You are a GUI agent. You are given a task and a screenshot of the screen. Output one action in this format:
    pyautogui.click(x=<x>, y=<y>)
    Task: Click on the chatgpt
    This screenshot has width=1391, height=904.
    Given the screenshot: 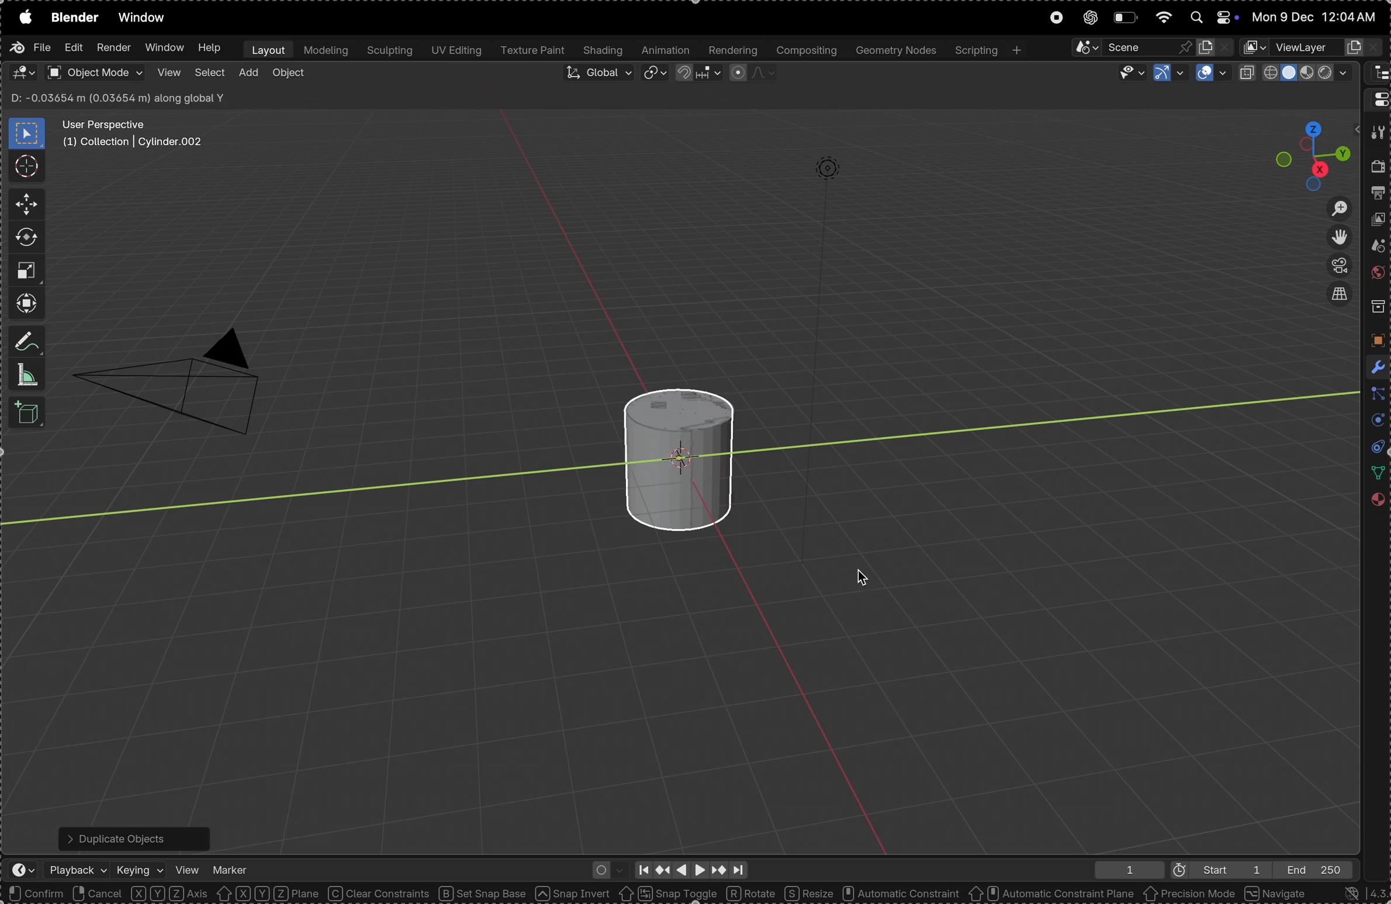 What is the action you would take?
    pyautogui.click(x=1087, y=18)
    